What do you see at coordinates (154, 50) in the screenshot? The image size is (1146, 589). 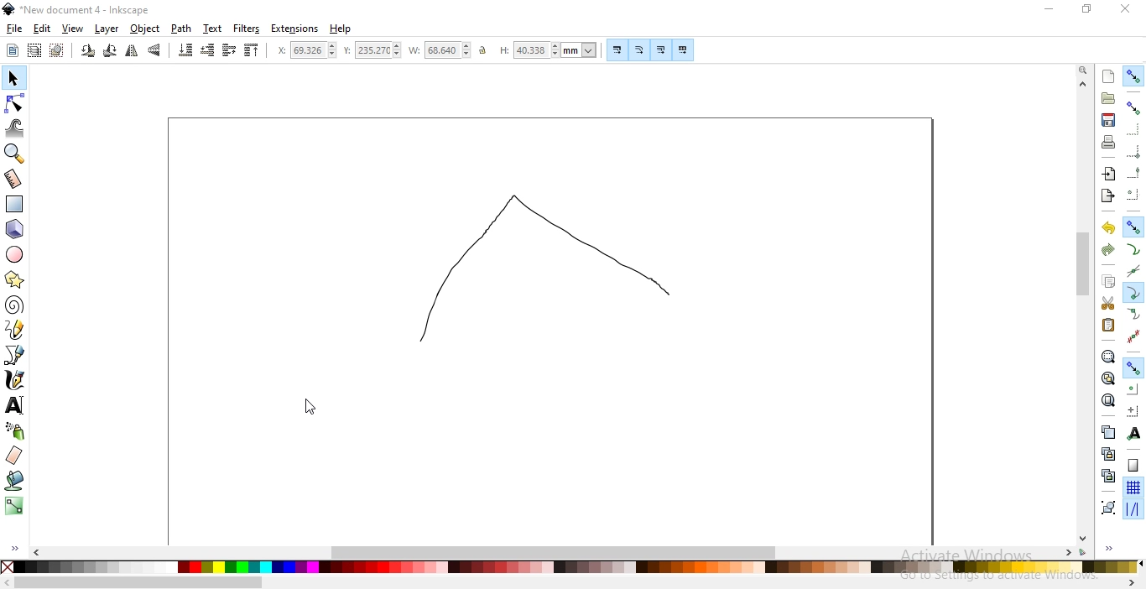 I see `flip vertically` at bounding box center [154, 50].